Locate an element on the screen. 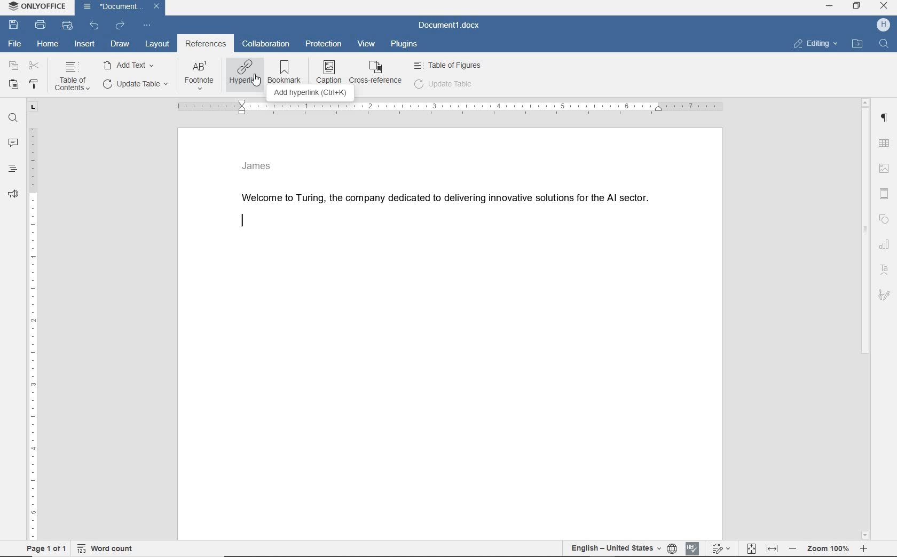 The width and height of the screenshot is (897, 557). editor line is located at coordinates (242, 221).